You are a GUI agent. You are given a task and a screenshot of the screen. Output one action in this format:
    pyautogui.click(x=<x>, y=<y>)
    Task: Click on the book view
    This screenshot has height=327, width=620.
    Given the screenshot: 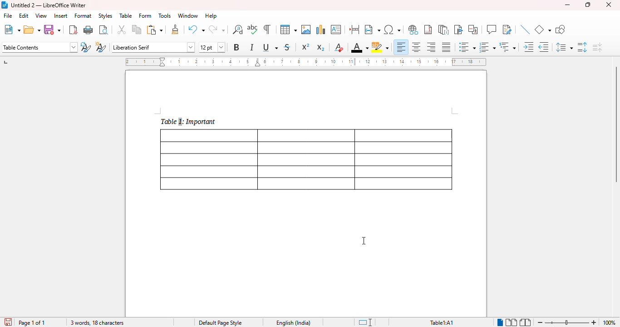 What is the action you would take?
    pyautogui.click(x=526, y=322)
    